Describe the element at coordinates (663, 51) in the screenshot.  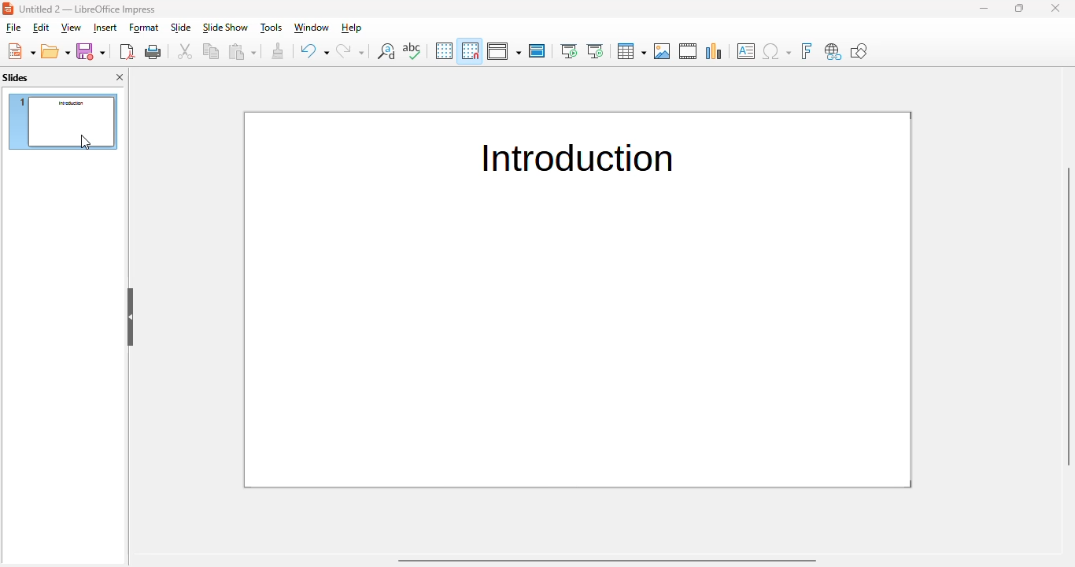
I see `insert image` at that location.